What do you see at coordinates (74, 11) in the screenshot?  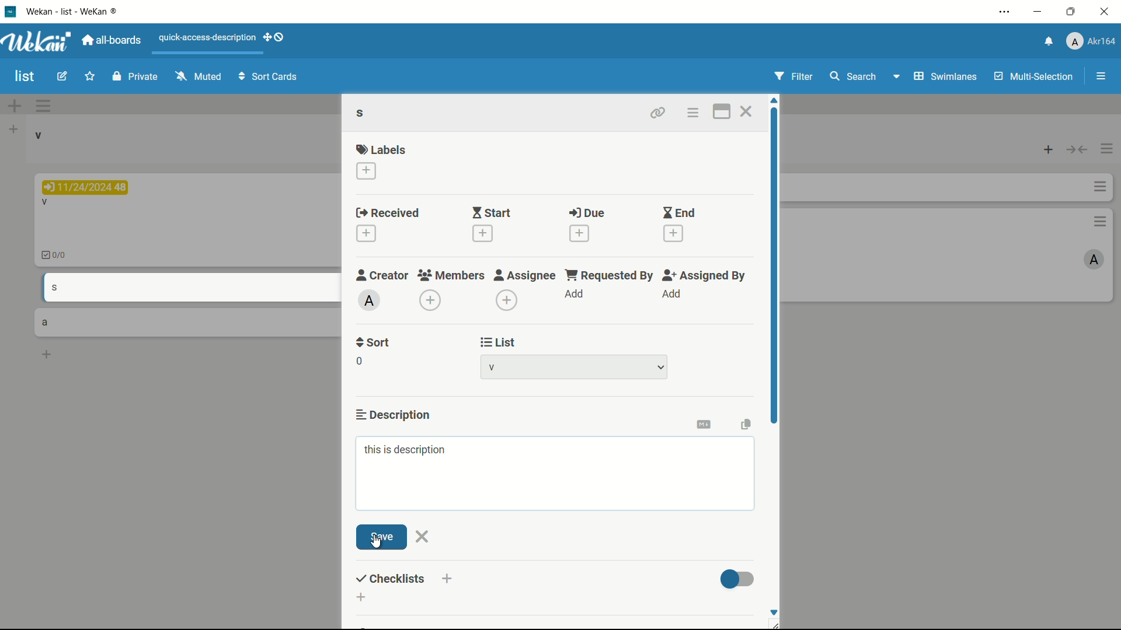 I see `Wekan - WeKan ®` at bounding box center [74, 11].